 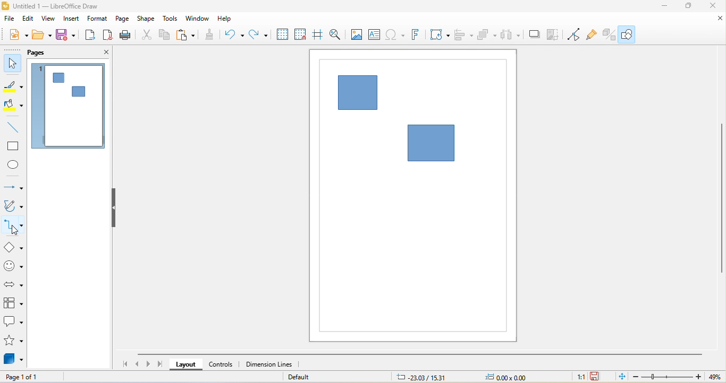 What do you see at coordinates (419, 355) in the screenshot?
I see `horizontal scroll bar` at bounding box center [419, 355].